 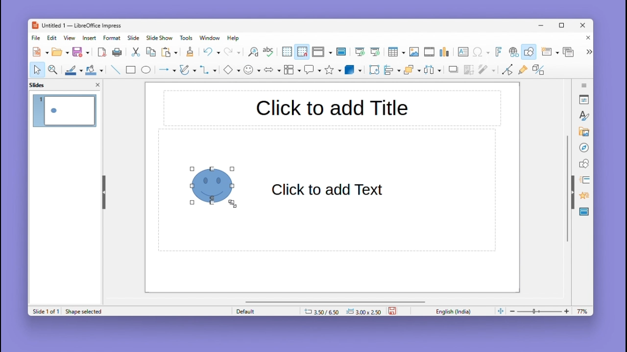 What do you see at coordinates (570, 52) in the screenshot?
I see `Duplicate slide` at bounding box center [570, 52].